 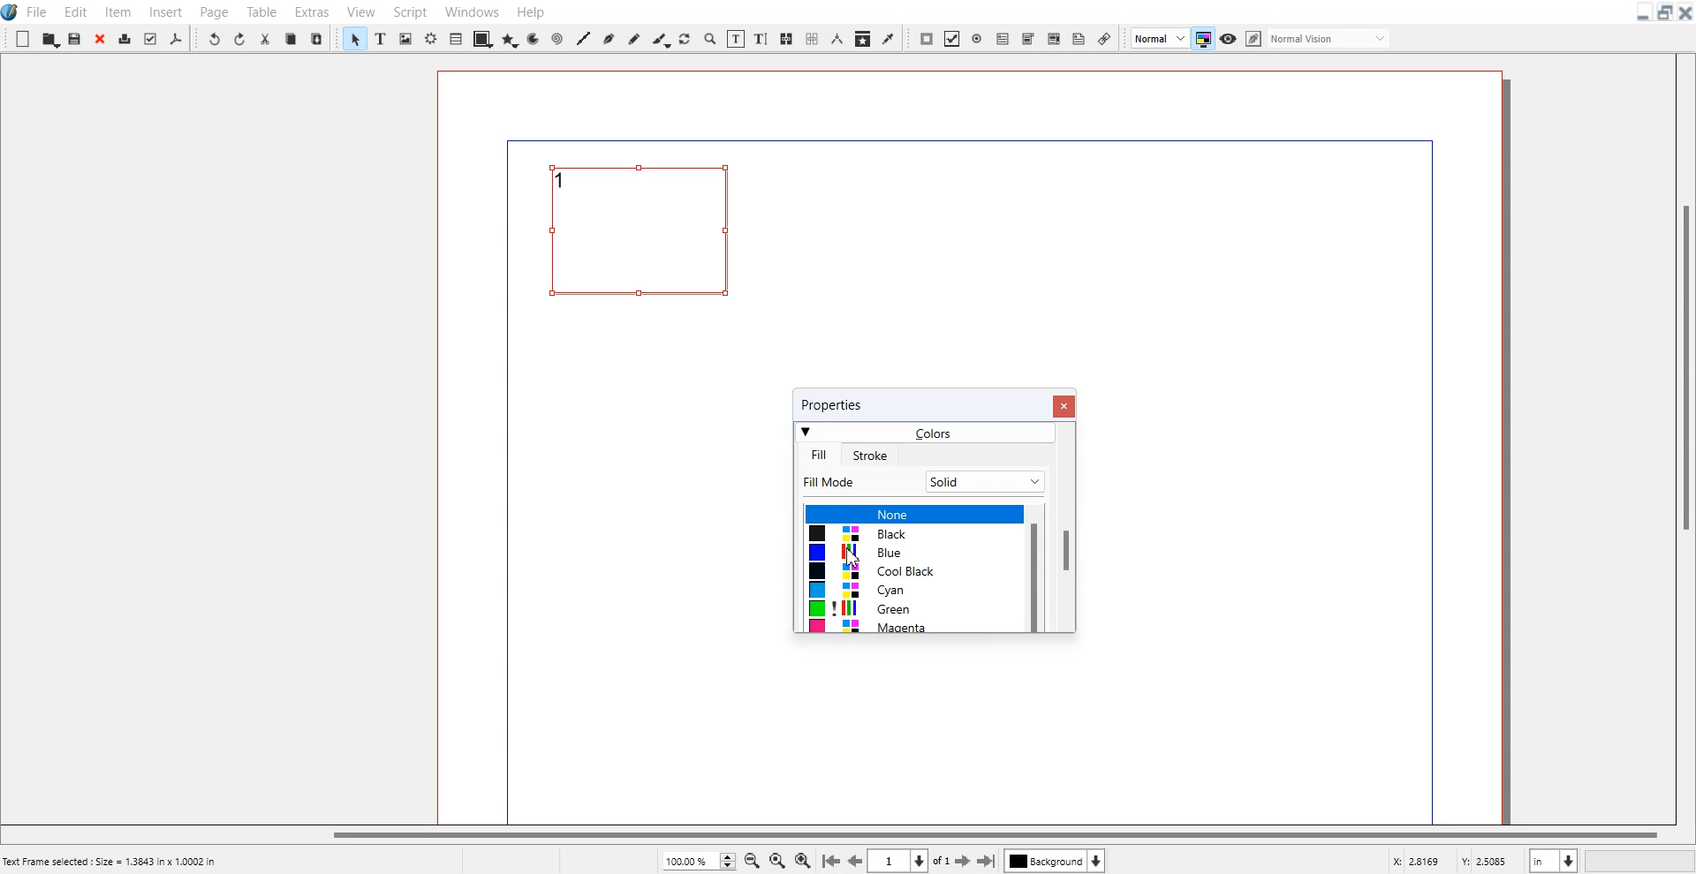 What do you see at coordinates (1453, 860) in the screenshot?
I see `X, Y Co-ordinate` at bounding box center [1453, 860].